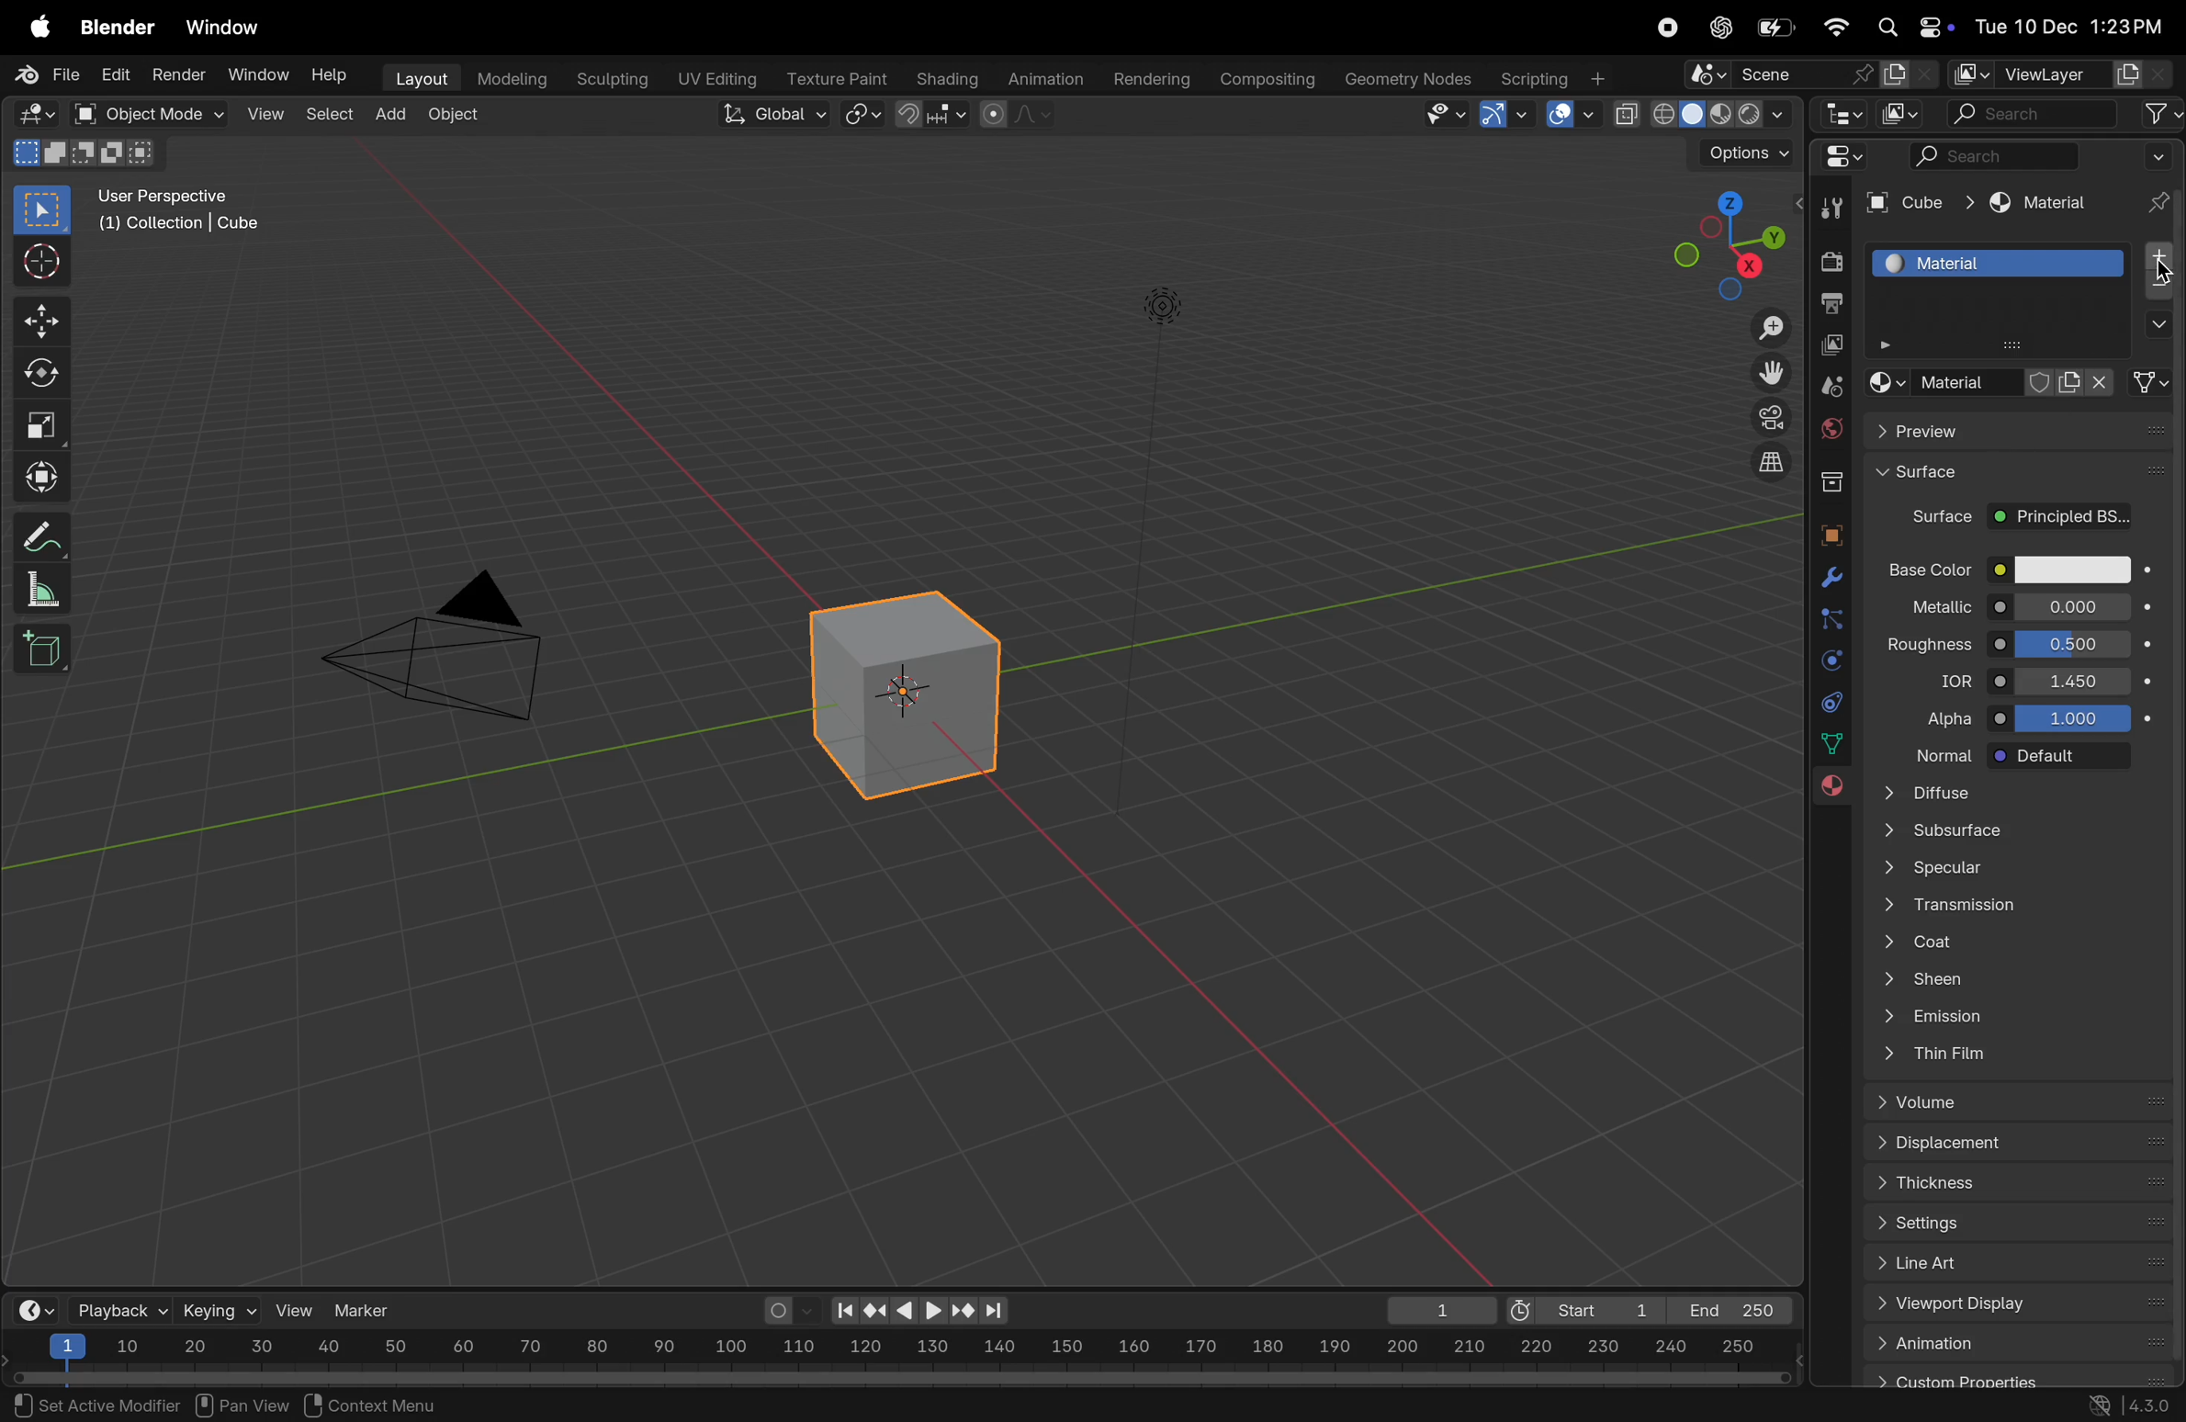  I want to click on preview, so click(2017, 430).